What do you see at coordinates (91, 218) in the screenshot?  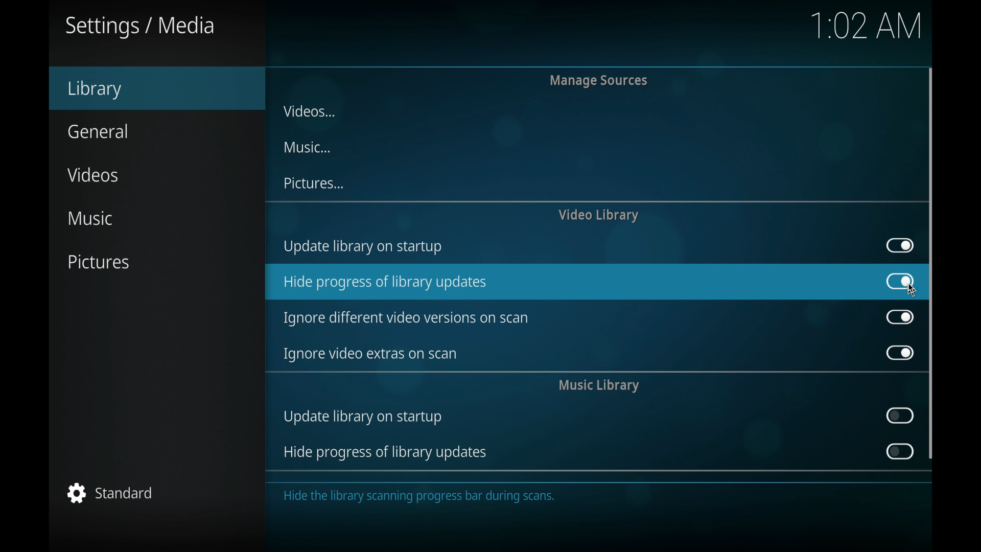 I see `music` at bounding box center [91, 218].